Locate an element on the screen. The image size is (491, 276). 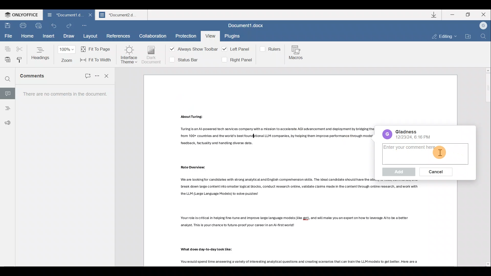
Customize quick access toolbar is located at coordinates (86, 26).